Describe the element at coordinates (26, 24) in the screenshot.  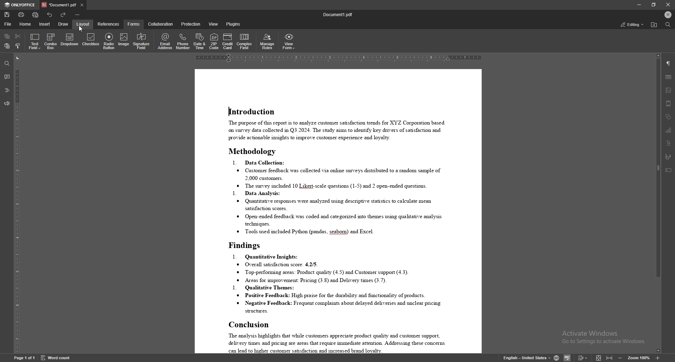
I see `home` at that location.